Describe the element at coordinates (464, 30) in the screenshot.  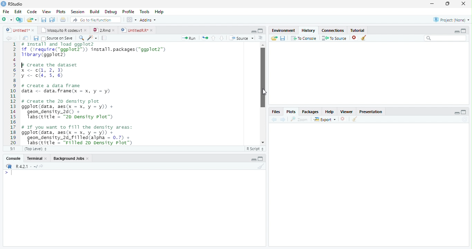
I see `maximize` at that location.